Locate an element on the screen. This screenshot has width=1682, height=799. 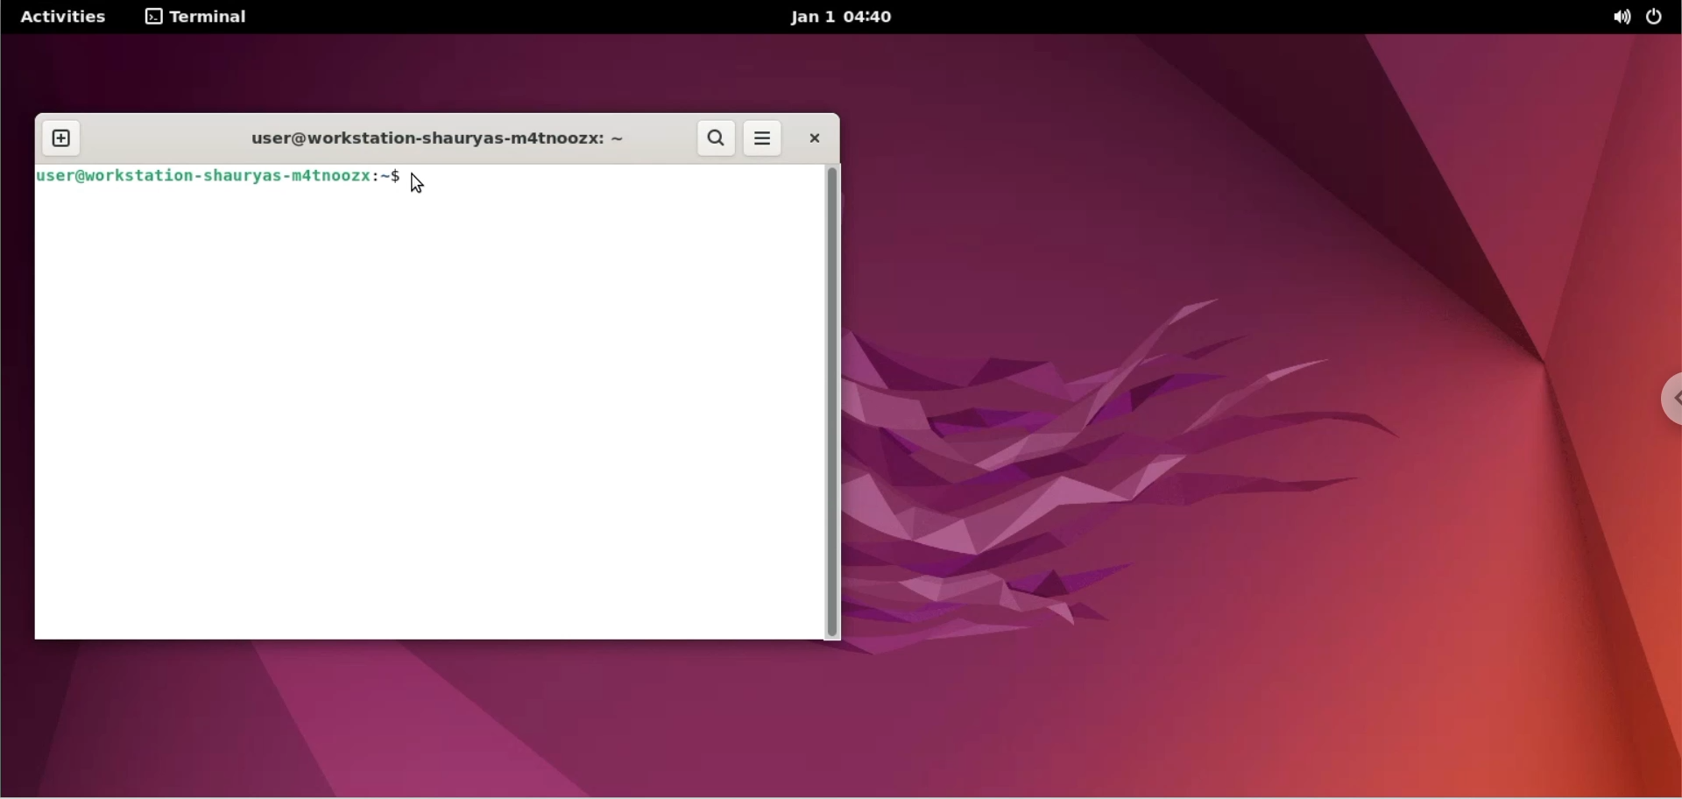
scrollbar is located at coordinates (834, 401).